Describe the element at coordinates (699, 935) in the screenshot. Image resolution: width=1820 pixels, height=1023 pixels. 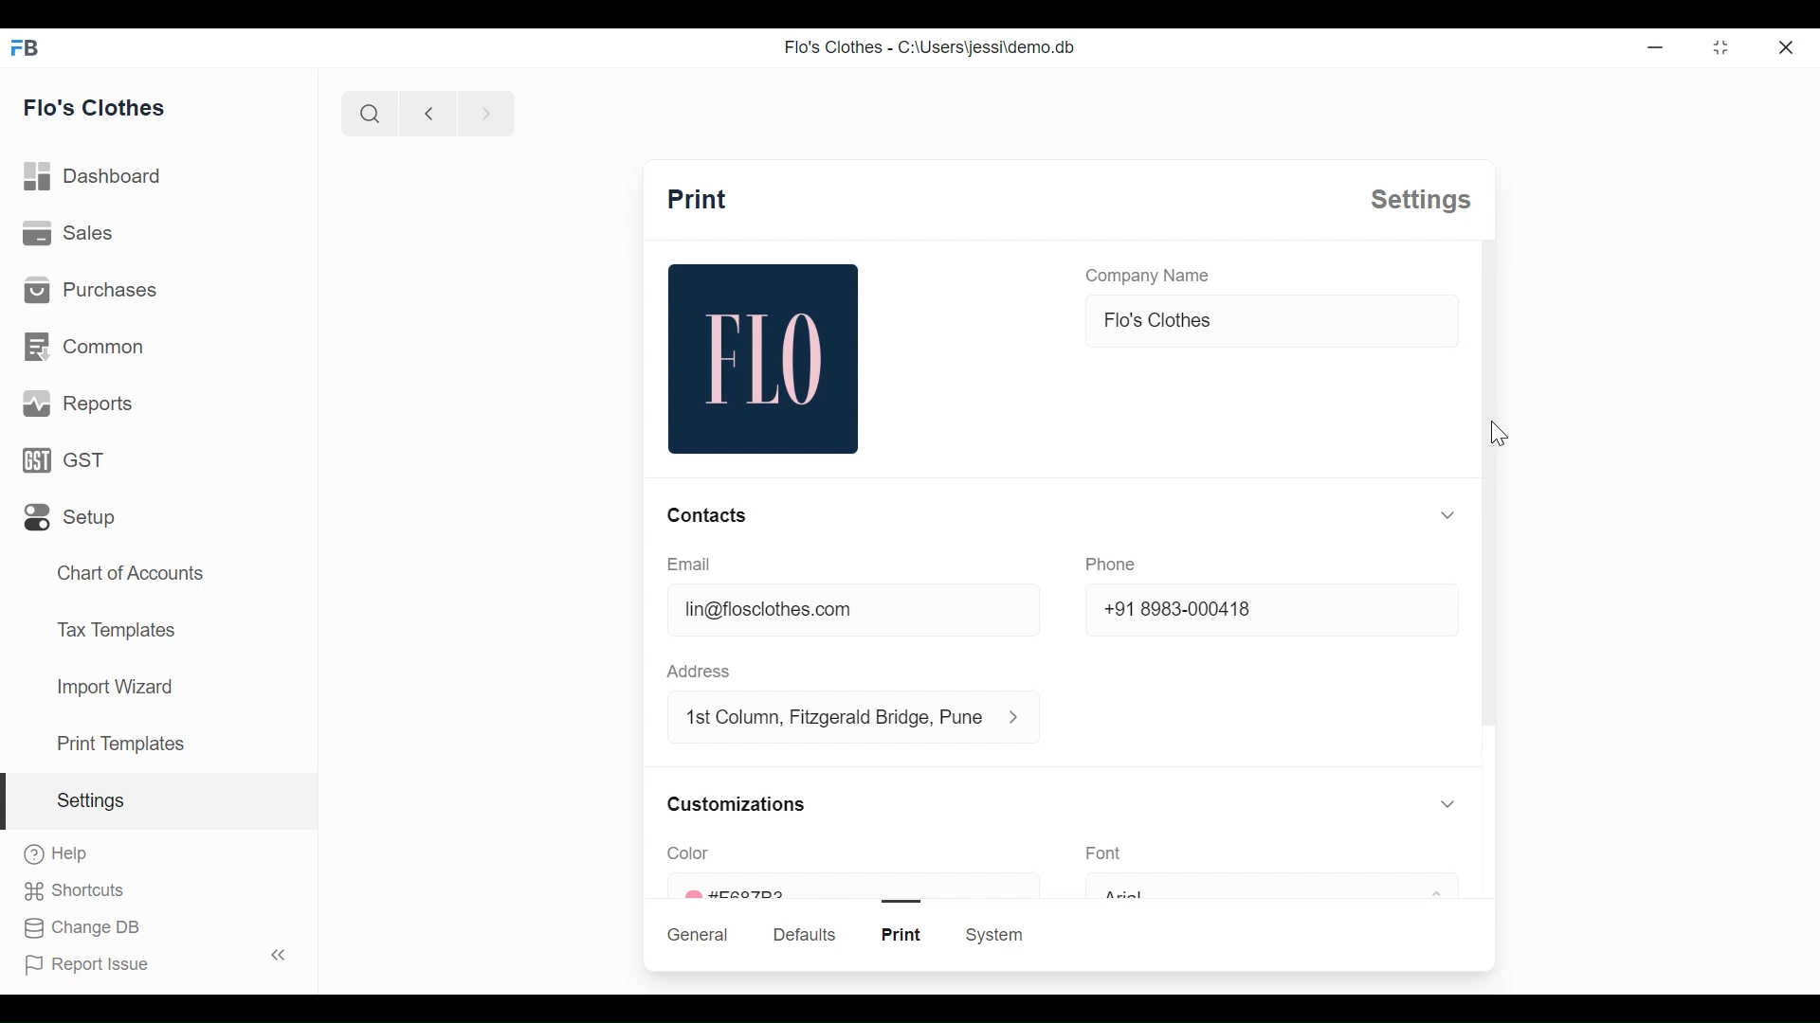
I see `general` at that location.